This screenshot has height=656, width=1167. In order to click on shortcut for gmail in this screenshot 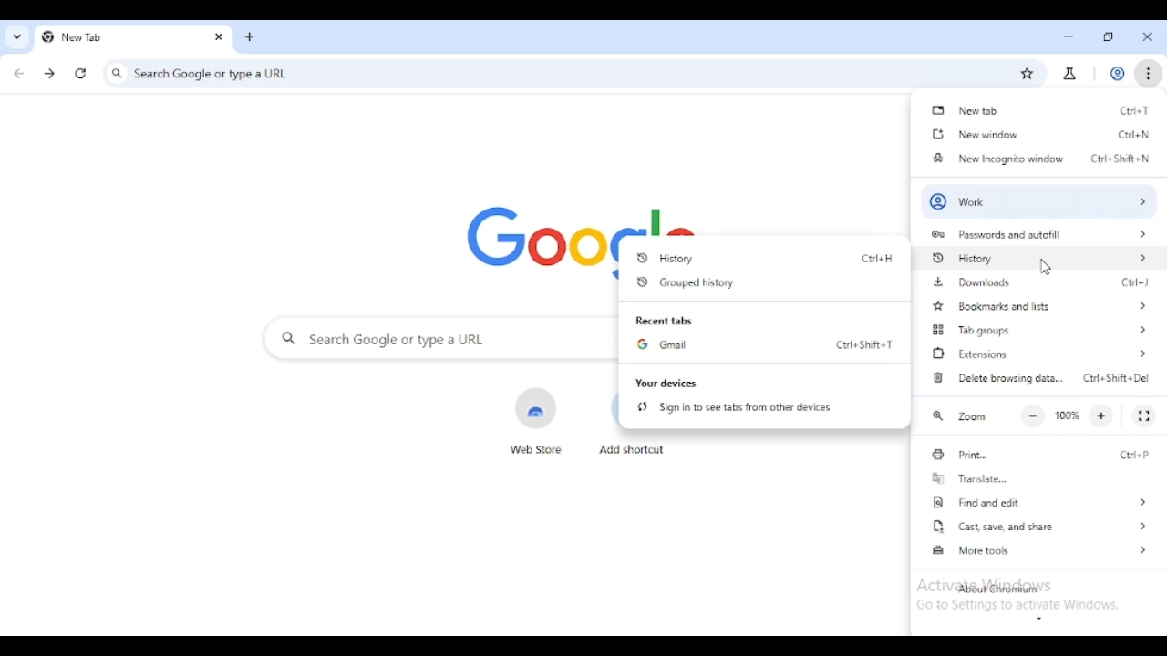, I will do `click(862, 343)`.